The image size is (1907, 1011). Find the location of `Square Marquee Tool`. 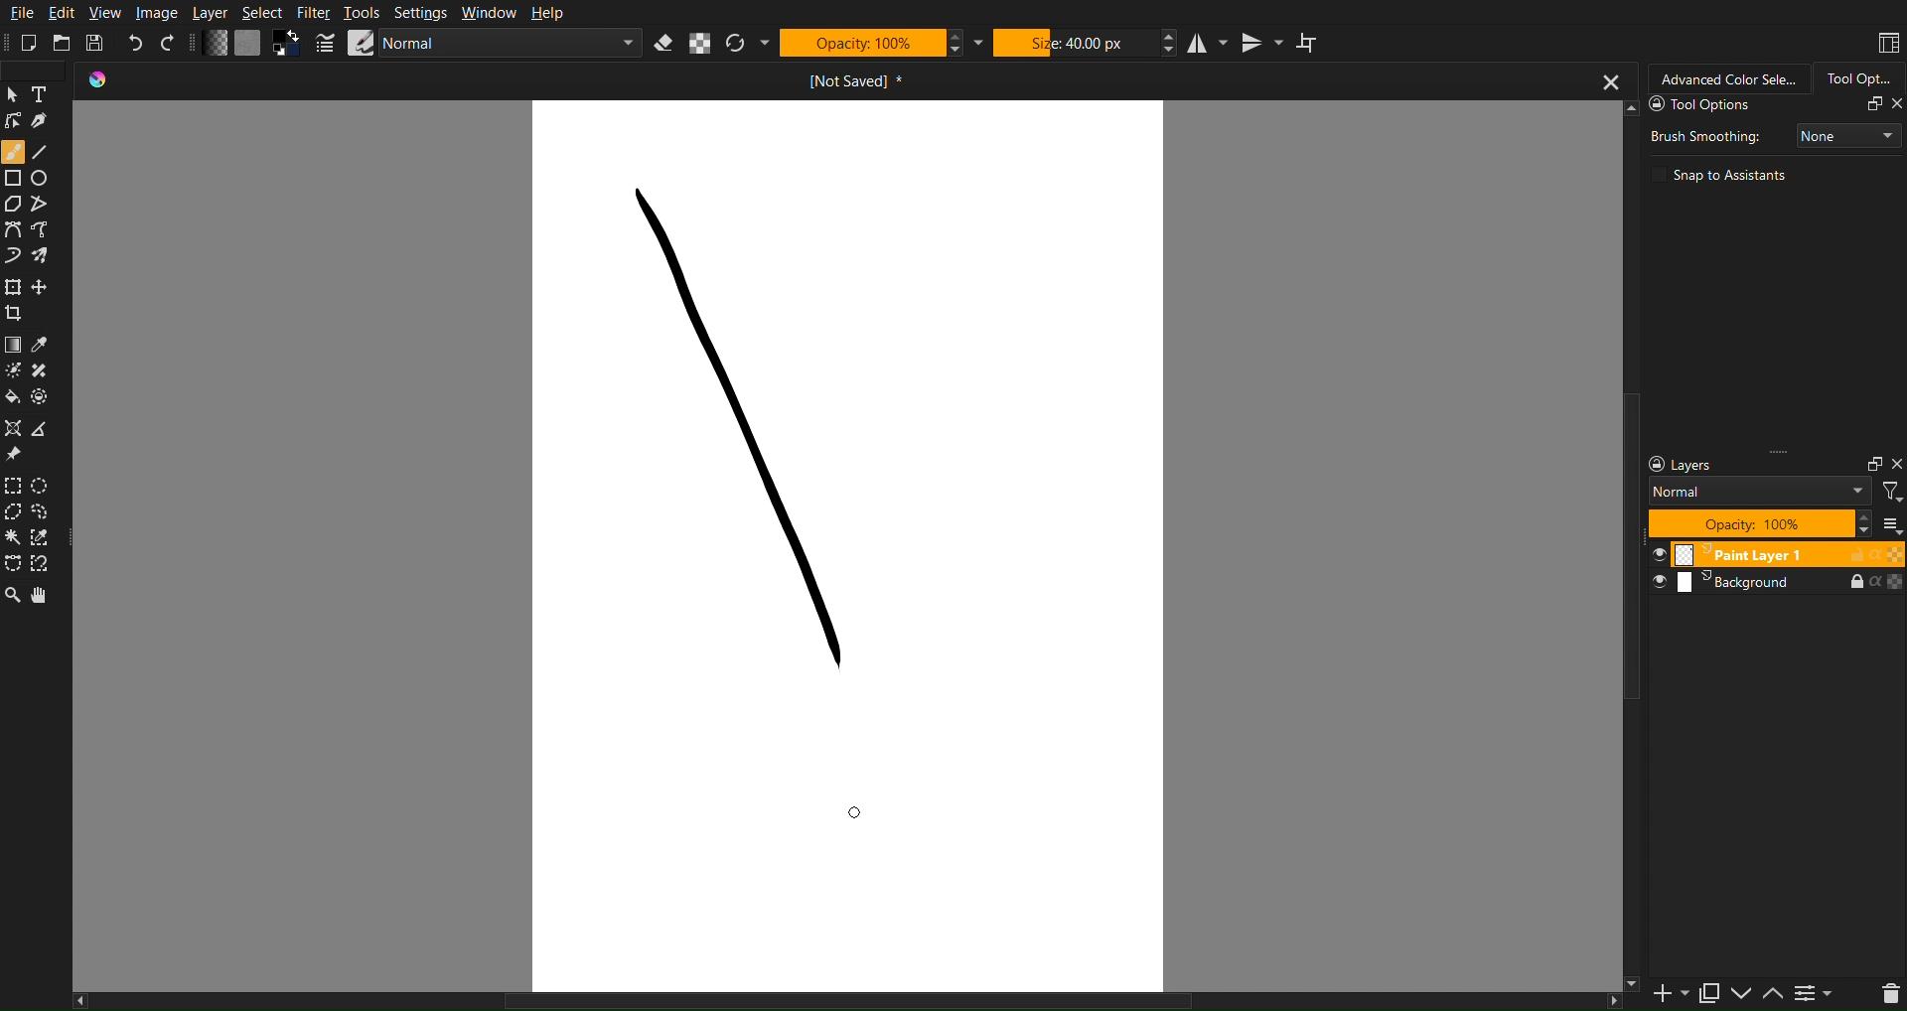

Square Marquee Tool is located at coordinates (16, 487).